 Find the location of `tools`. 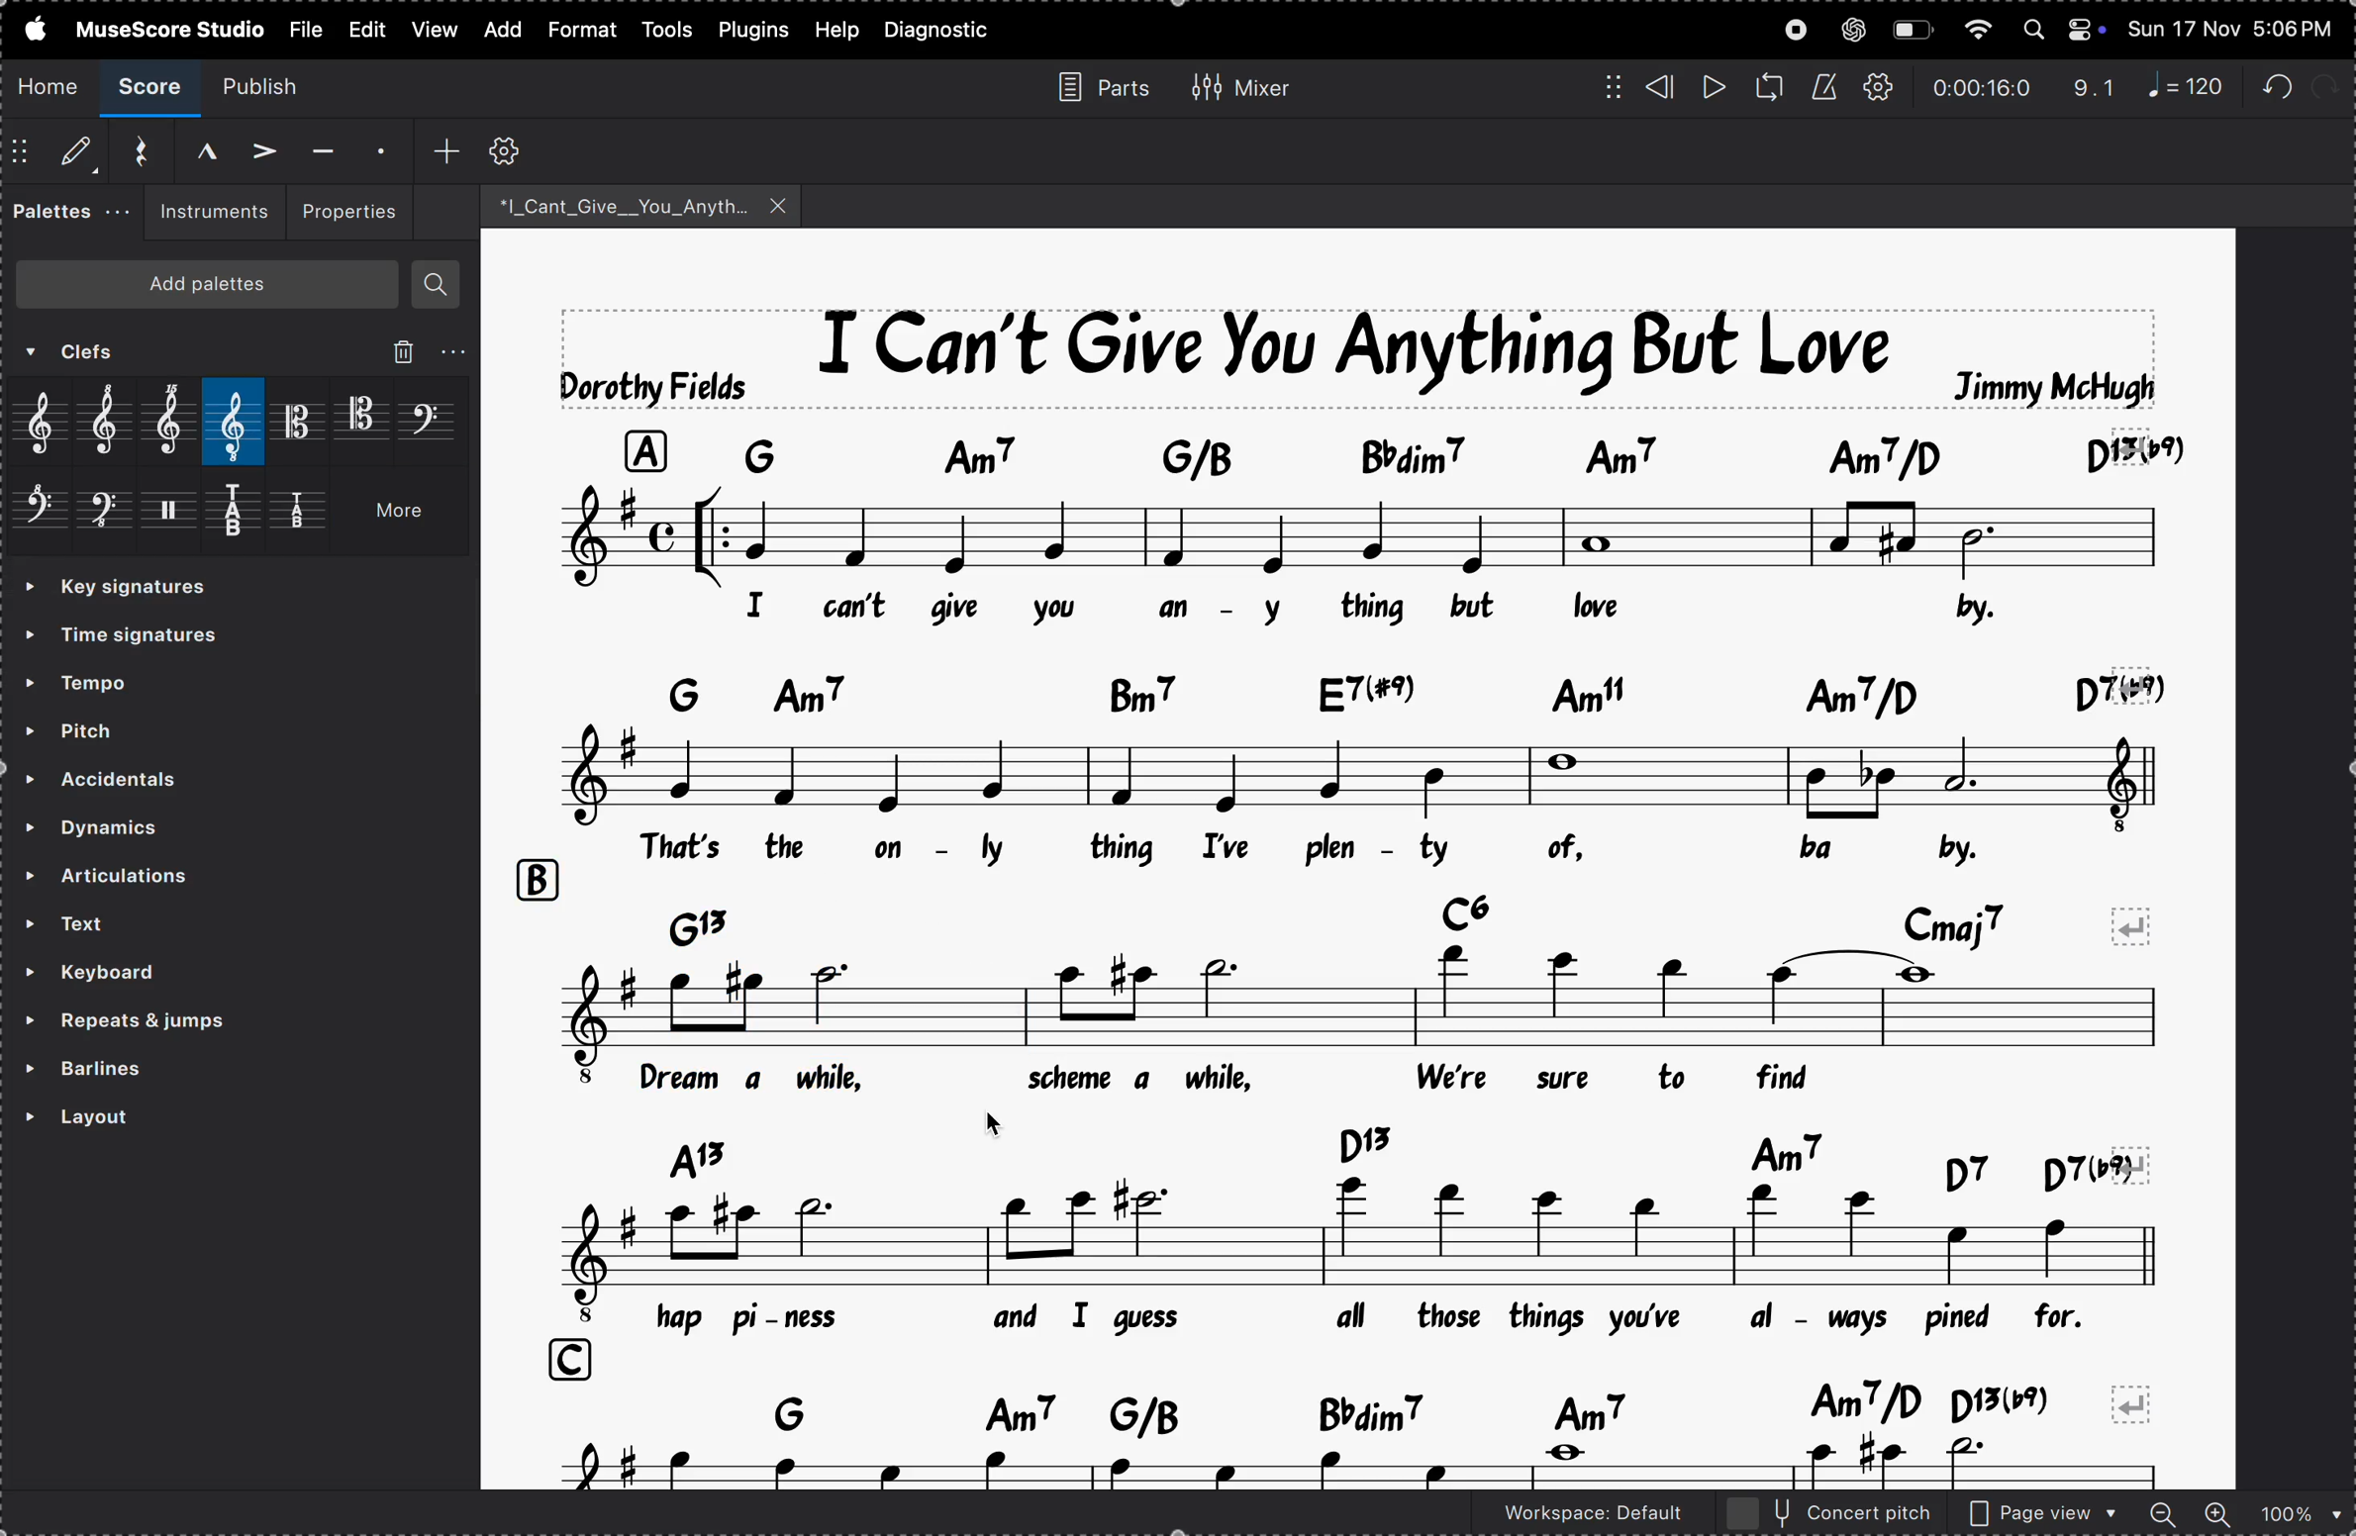

tools is located at coordinates (669, 29).